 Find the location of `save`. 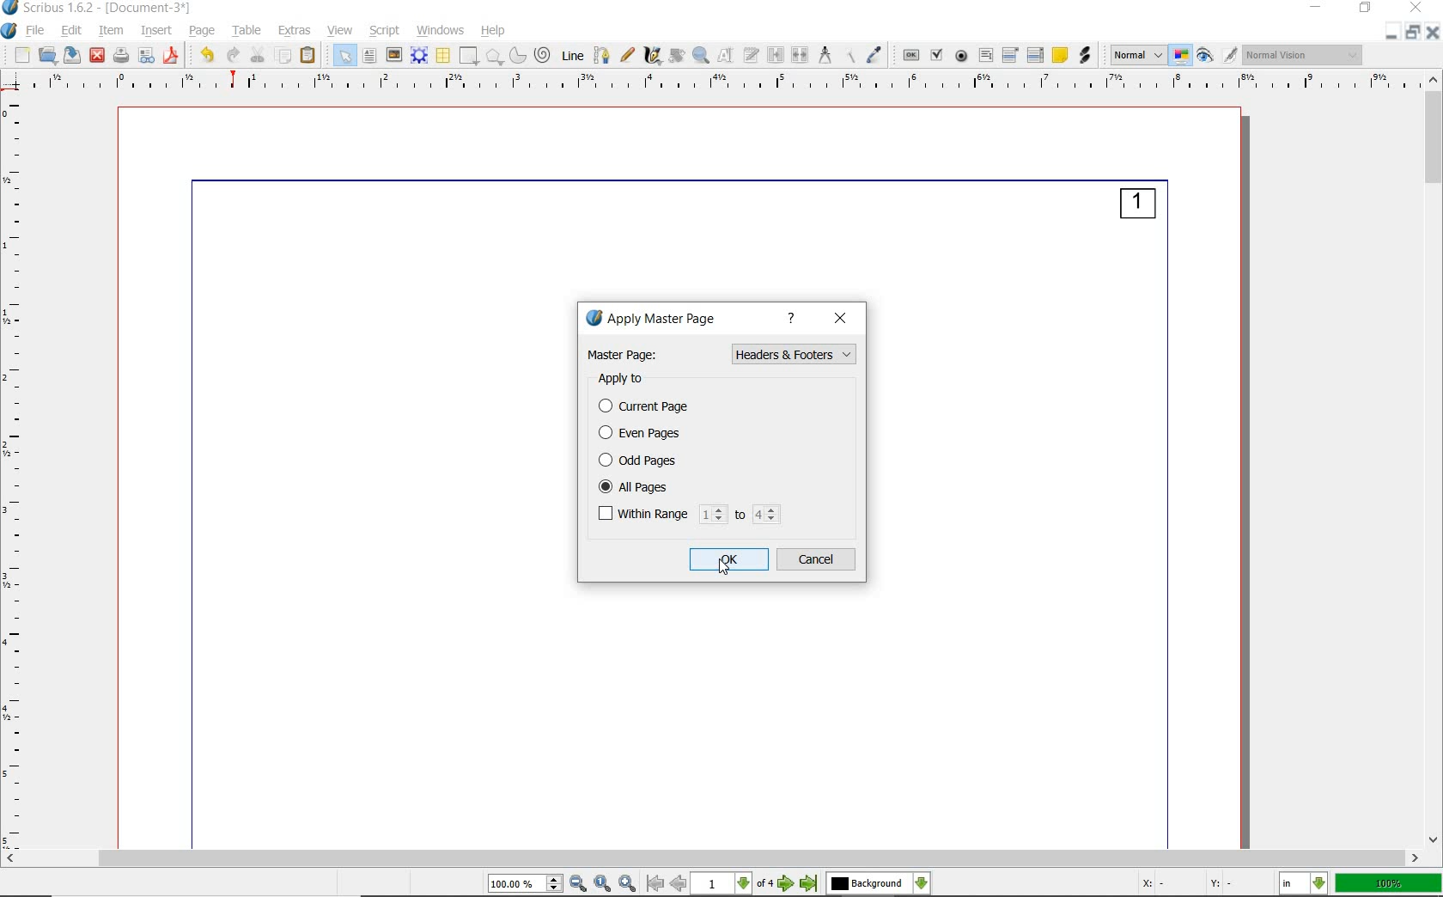

save is located at coordinates (70, 55).